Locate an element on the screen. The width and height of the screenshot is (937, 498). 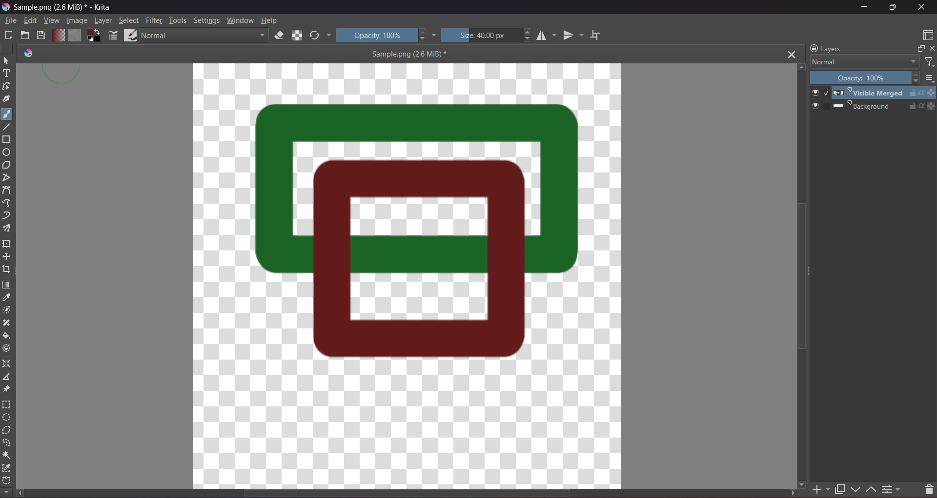
Filter is located at coordinates (929, 62).